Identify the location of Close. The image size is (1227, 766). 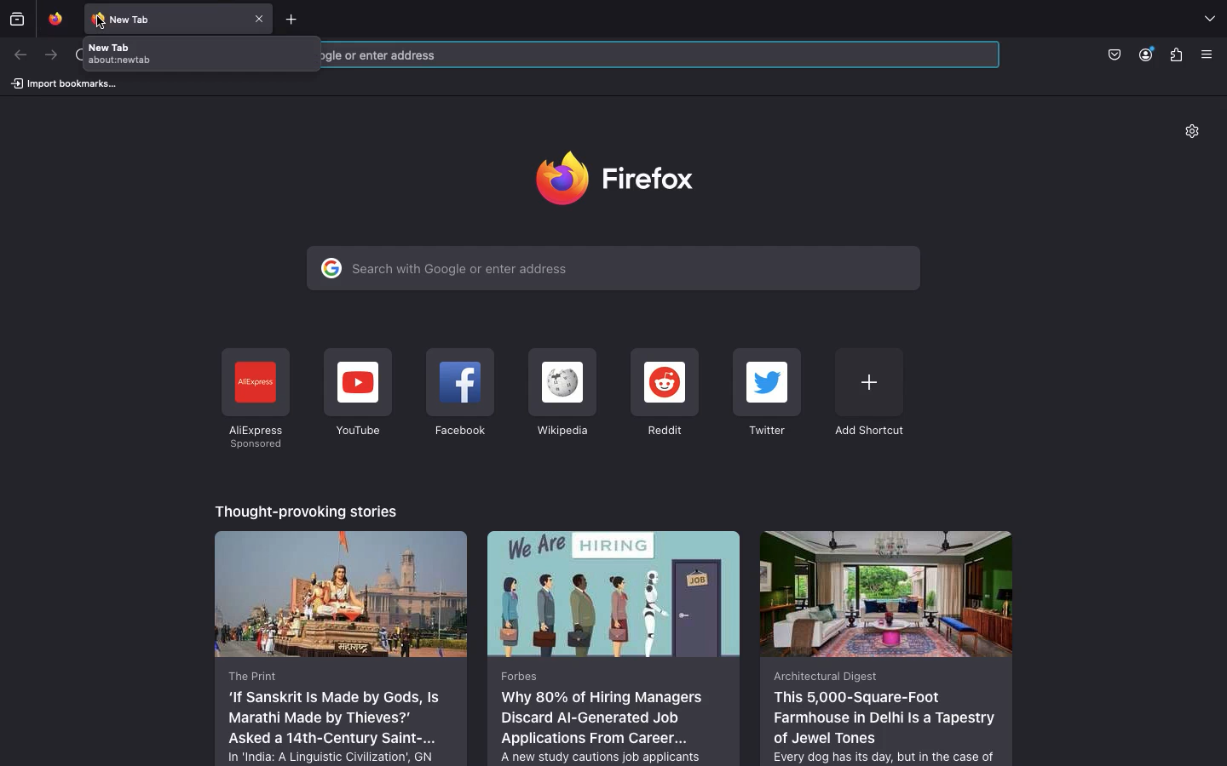
(261, 17).